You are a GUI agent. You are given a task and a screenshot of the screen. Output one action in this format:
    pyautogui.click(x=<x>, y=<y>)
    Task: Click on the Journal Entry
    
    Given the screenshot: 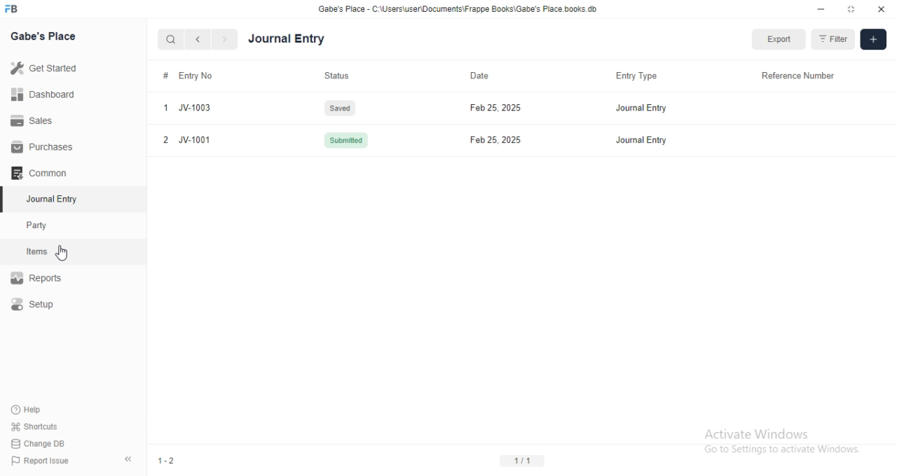 What is the action you would take?
    pyautogui.click(x=641, y=141)
    